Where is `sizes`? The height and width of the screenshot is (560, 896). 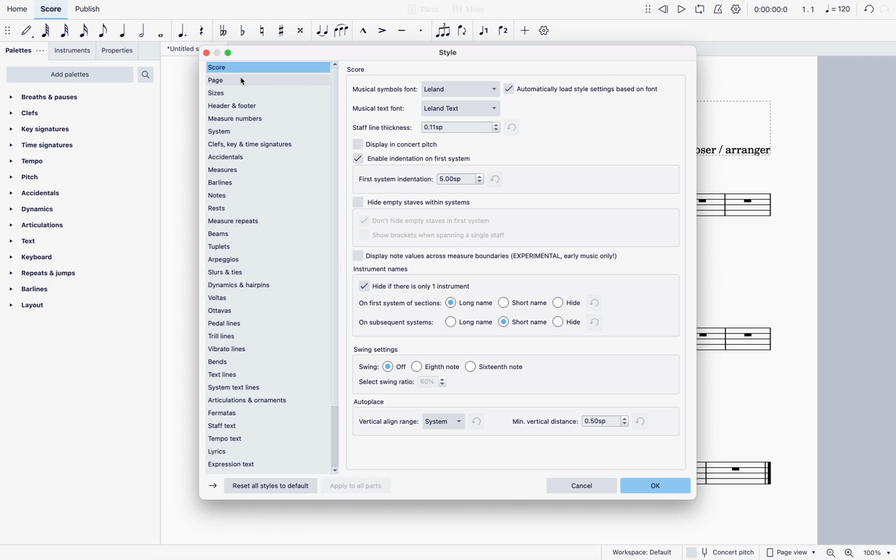 sizes is located at coordinates (223, 93).